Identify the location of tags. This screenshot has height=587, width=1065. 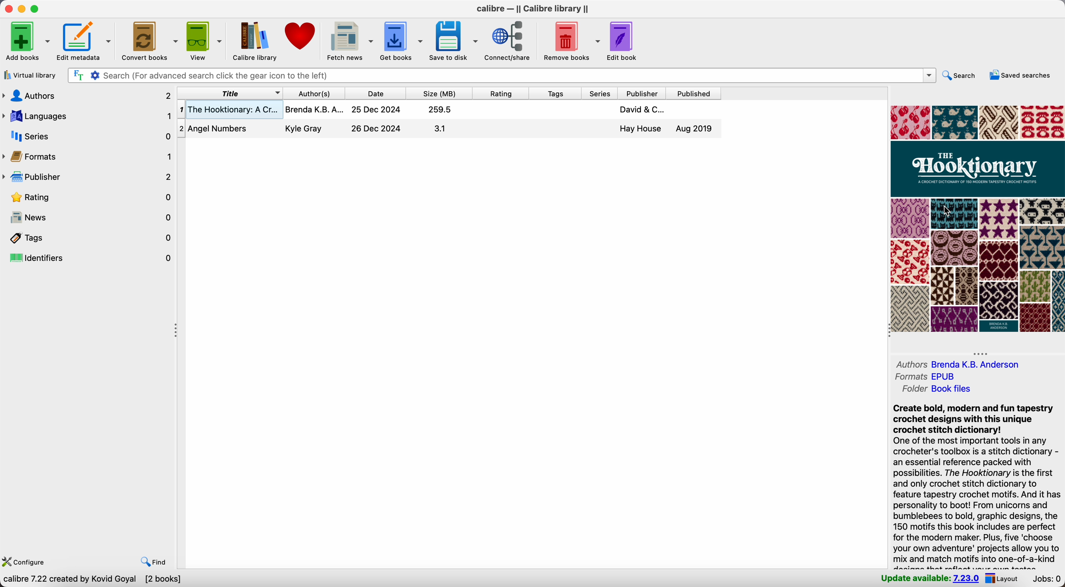
(556, 93).